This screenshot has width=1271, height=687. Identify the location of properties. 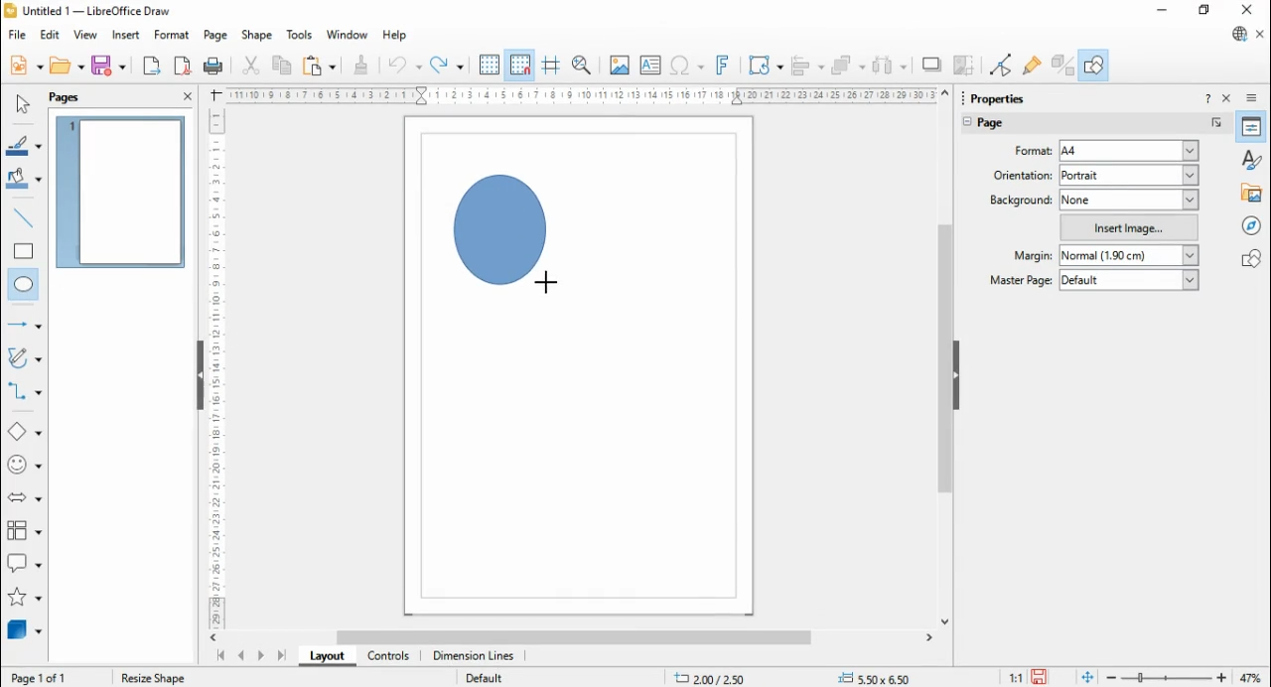
(1007, 96).